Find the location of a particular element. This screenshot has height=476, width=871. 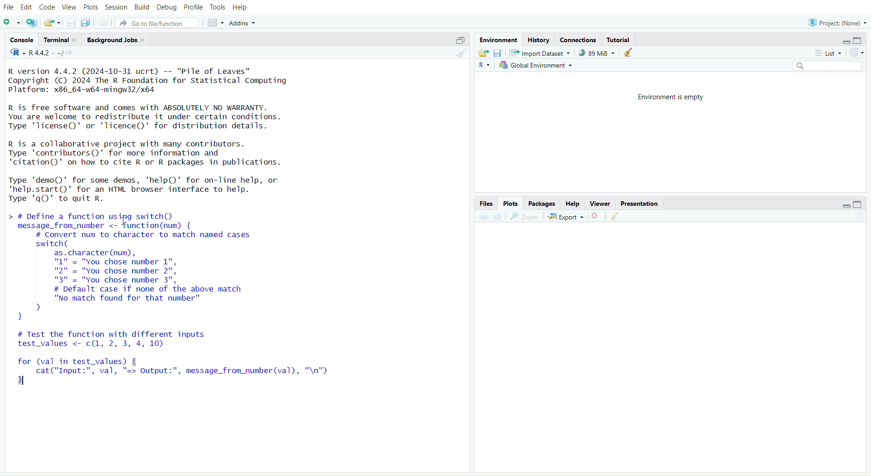

Tools is located at coordinates (220, 8).